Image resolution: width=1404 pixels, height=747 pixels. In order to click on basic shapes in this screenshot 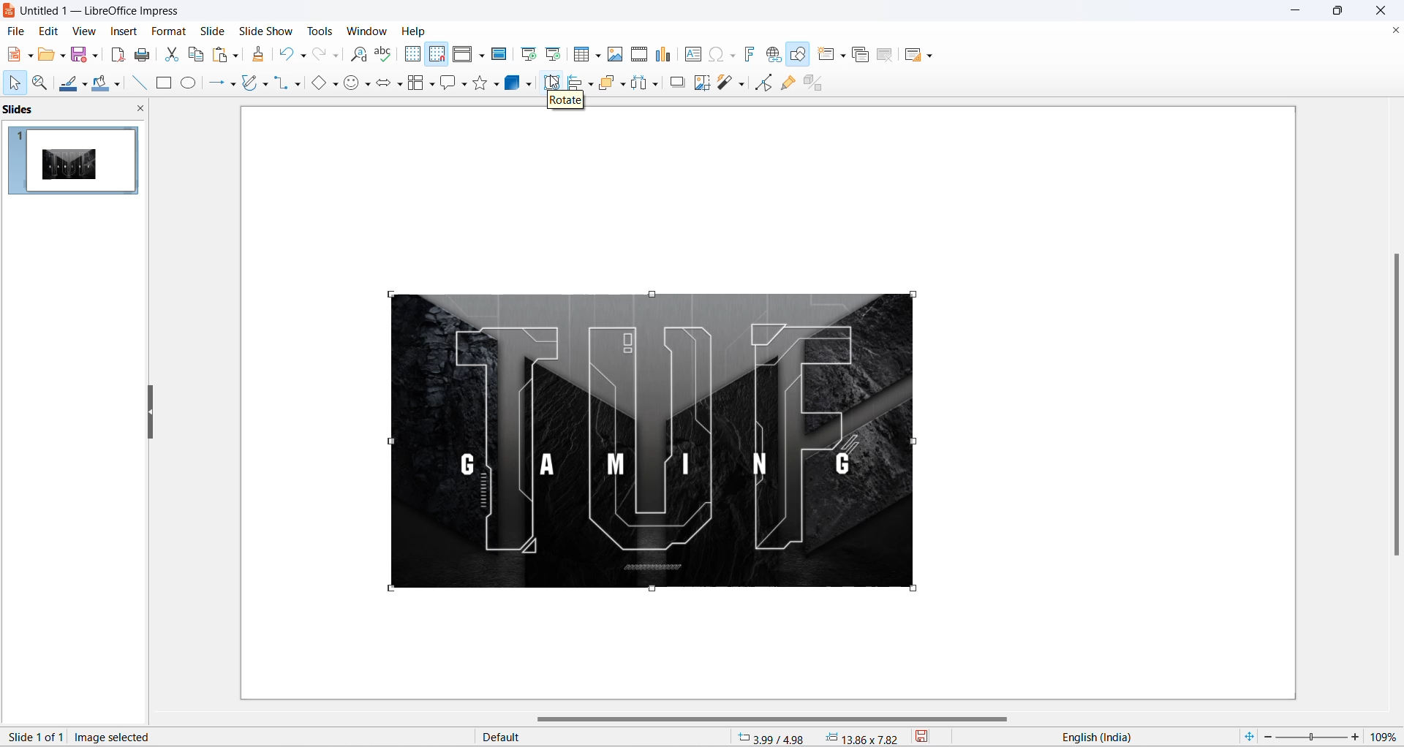, I will do `click(315, 84)`.